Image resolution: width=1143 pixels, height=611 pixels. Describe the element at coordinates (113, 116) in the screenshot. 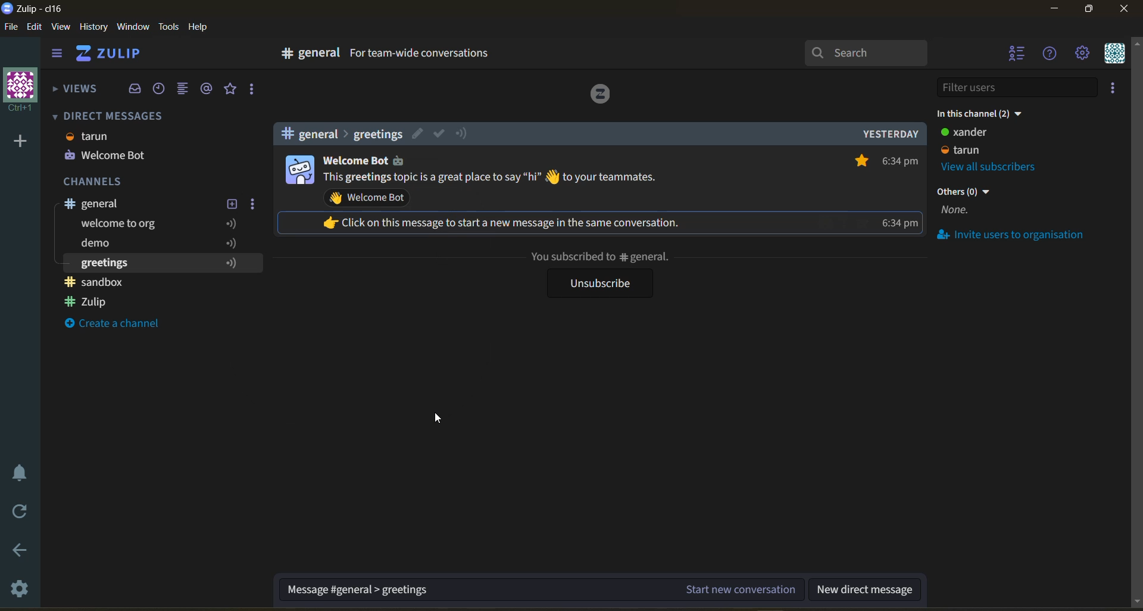

I see `direct messages` at that location.